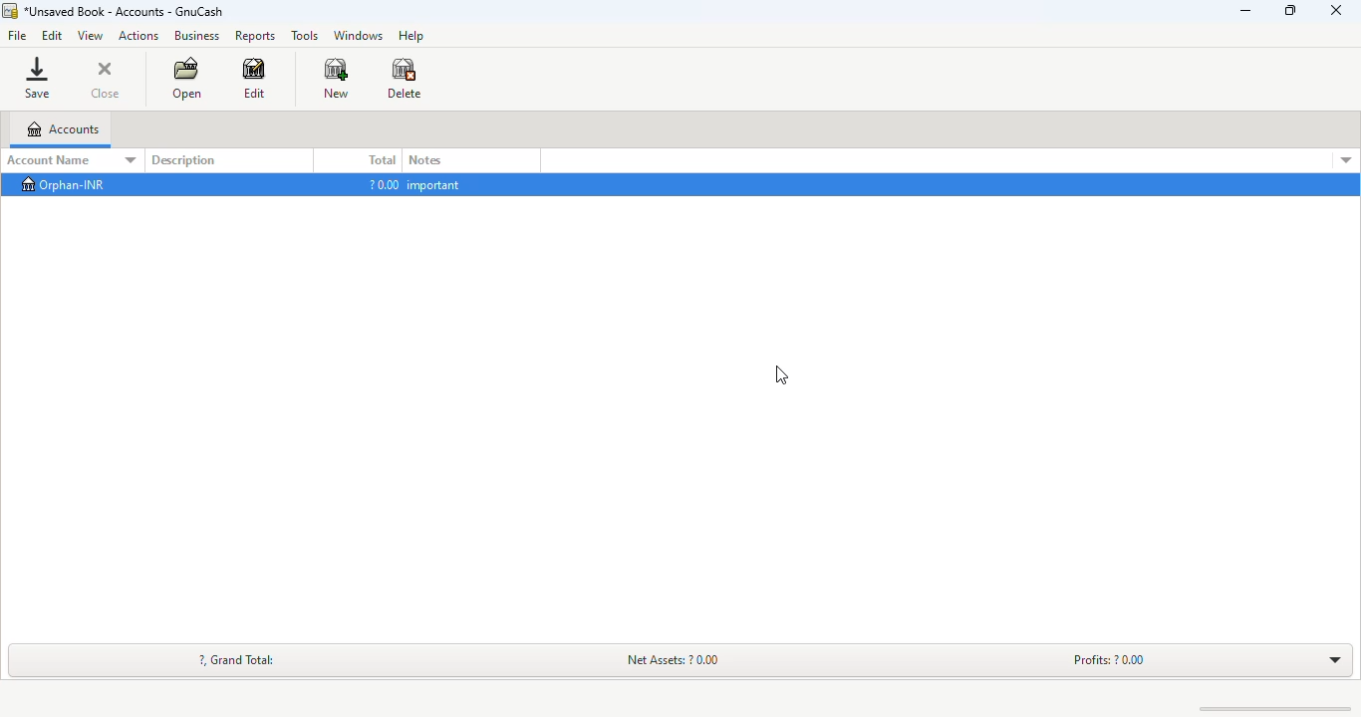  What do you see at coordinates (254, 36) in the screenshot?
I see `reports` at bounding box center [254, 36].